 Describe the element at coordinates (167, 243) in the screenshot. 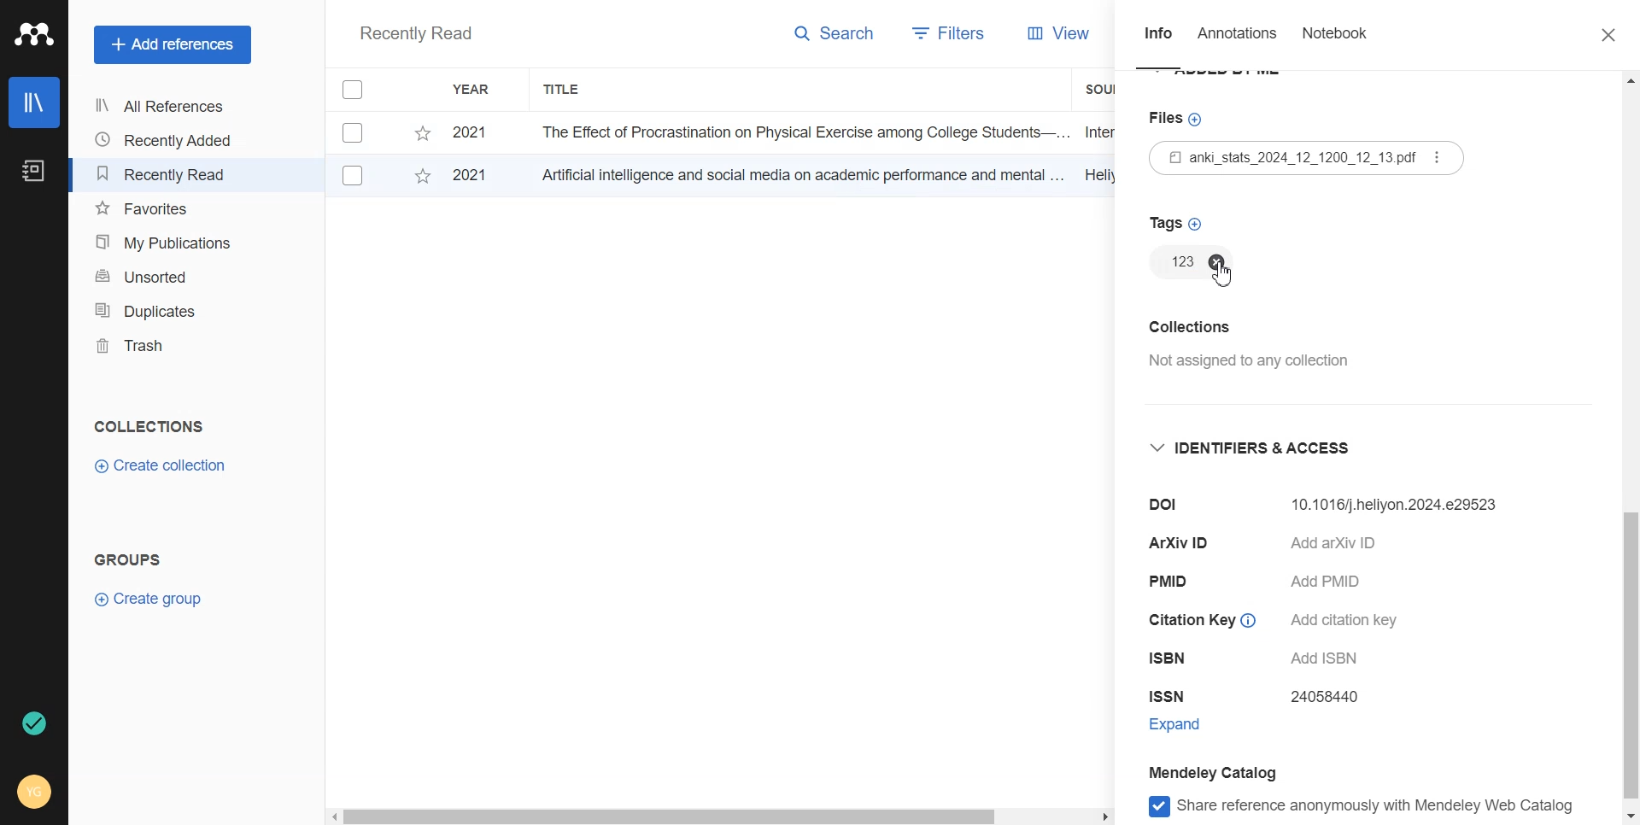

I see `My Publications` at that location.